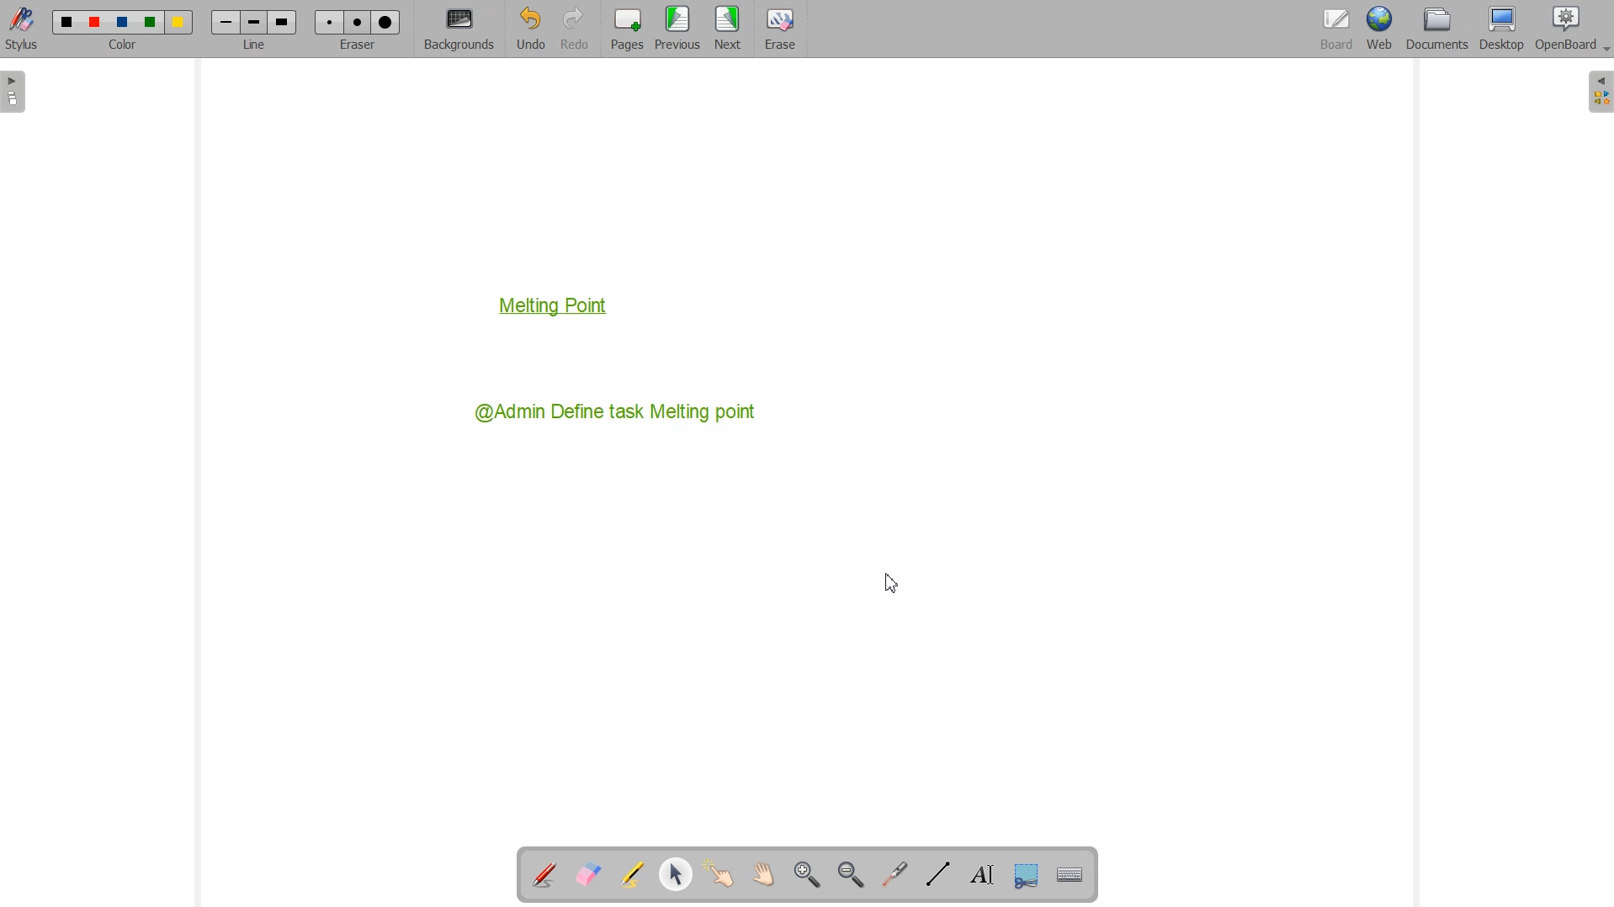 The width and height of the screenshot is (1614, 907). What do you see at coordinates (1067, 873) in the screenshot?
I see `Display virtual Keyboard` at bounding box center [1067, 873].